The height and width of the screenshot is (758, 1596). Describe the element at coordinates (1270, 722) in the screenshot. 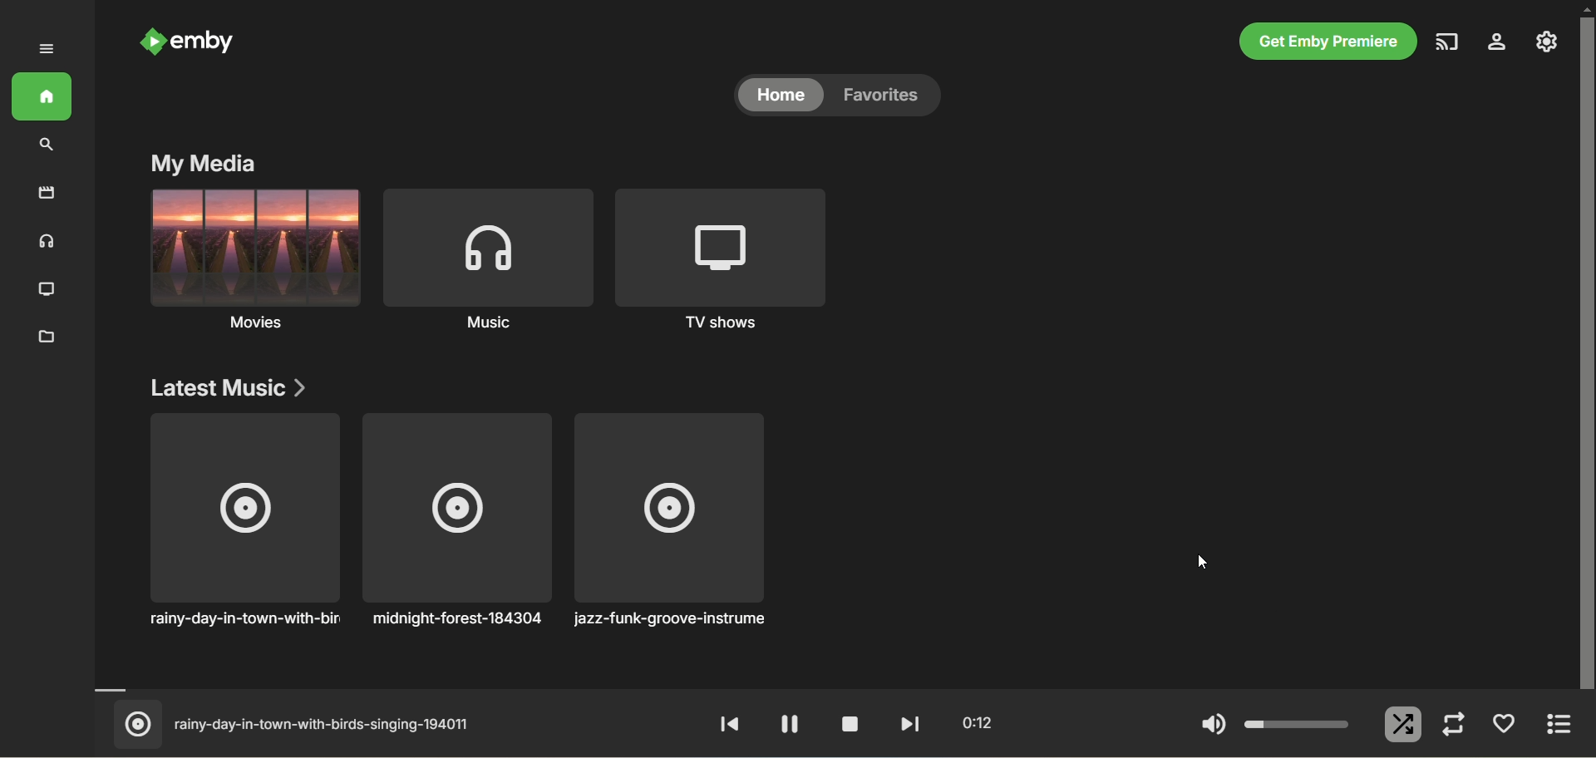

I see `volume` at that location.